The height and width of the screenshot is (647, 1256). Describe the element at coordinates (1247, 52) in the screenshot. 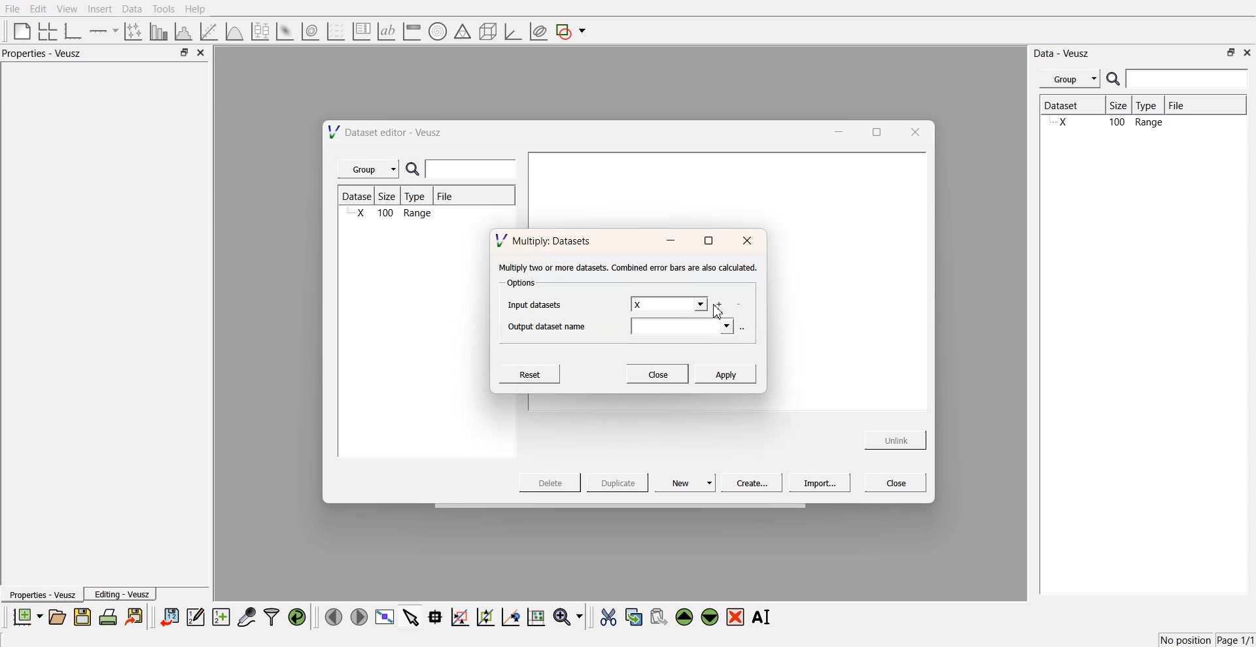

I see `close` at that location.